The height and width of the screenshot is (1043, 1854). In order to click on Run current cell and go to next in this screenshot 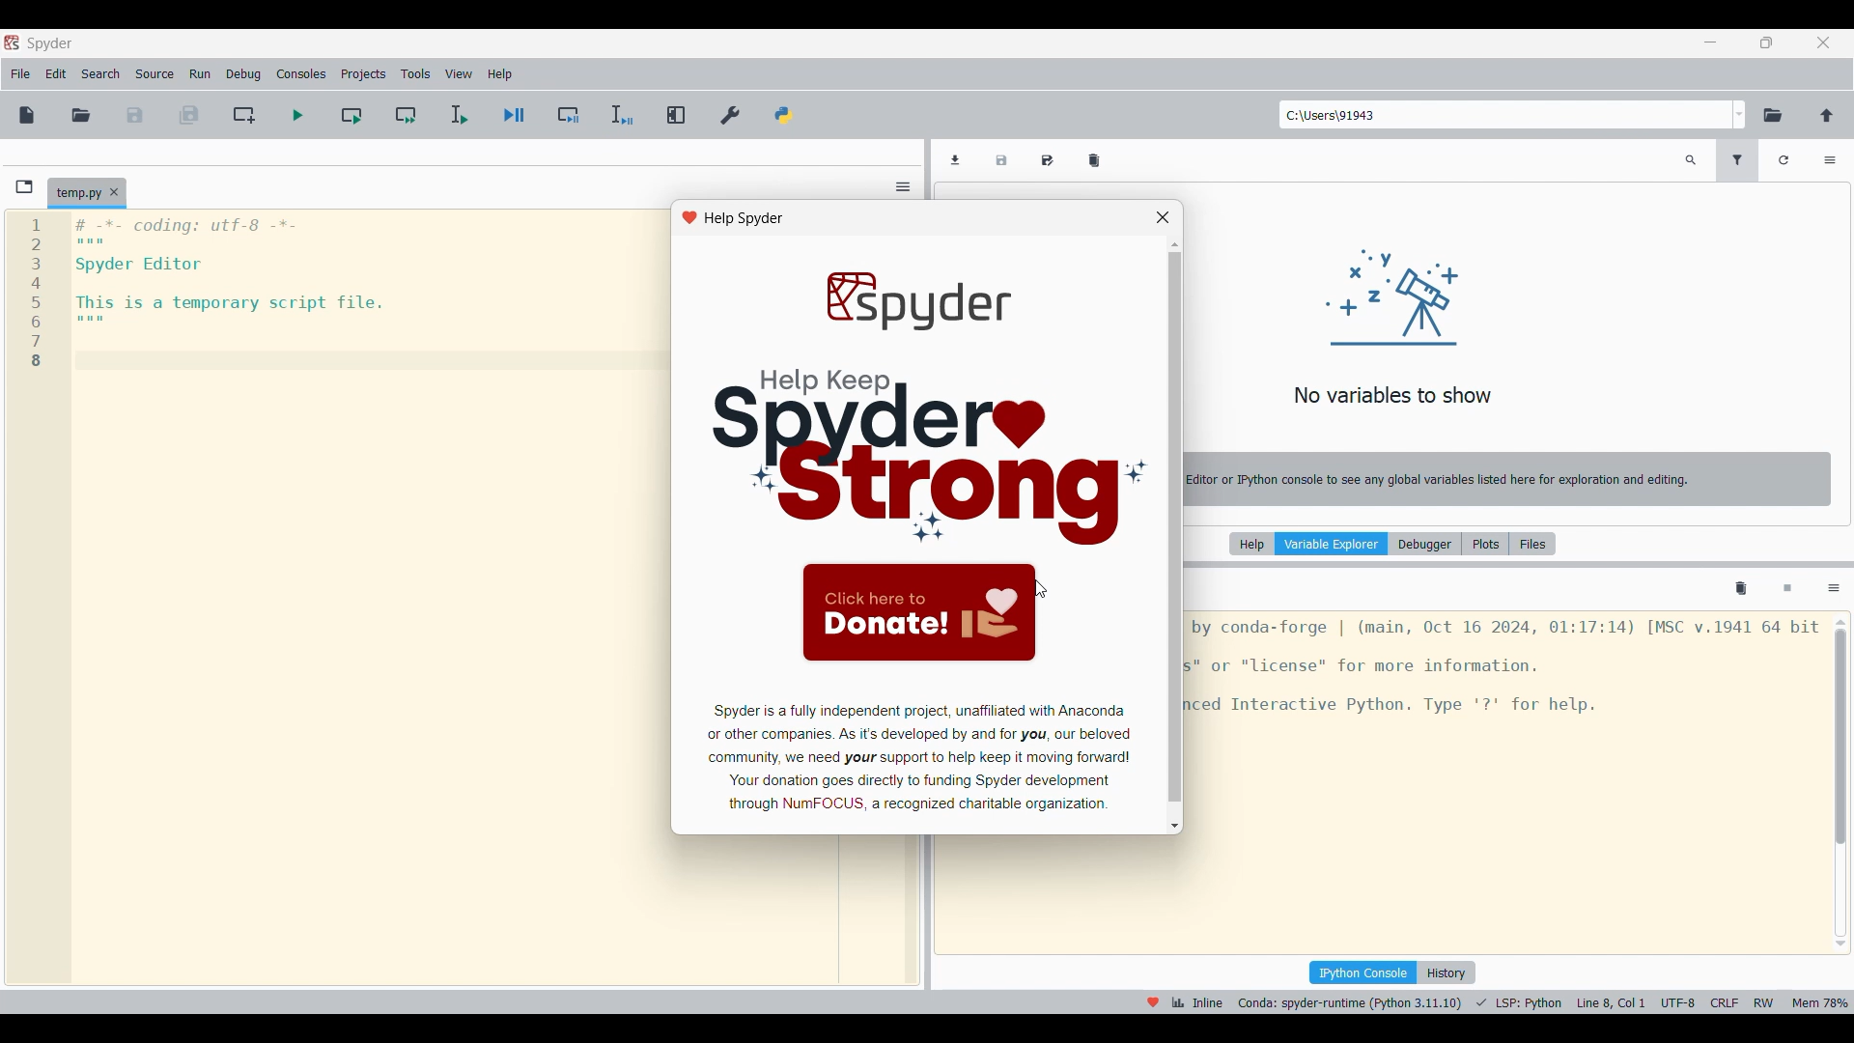, I will do `click(407, 115)`.